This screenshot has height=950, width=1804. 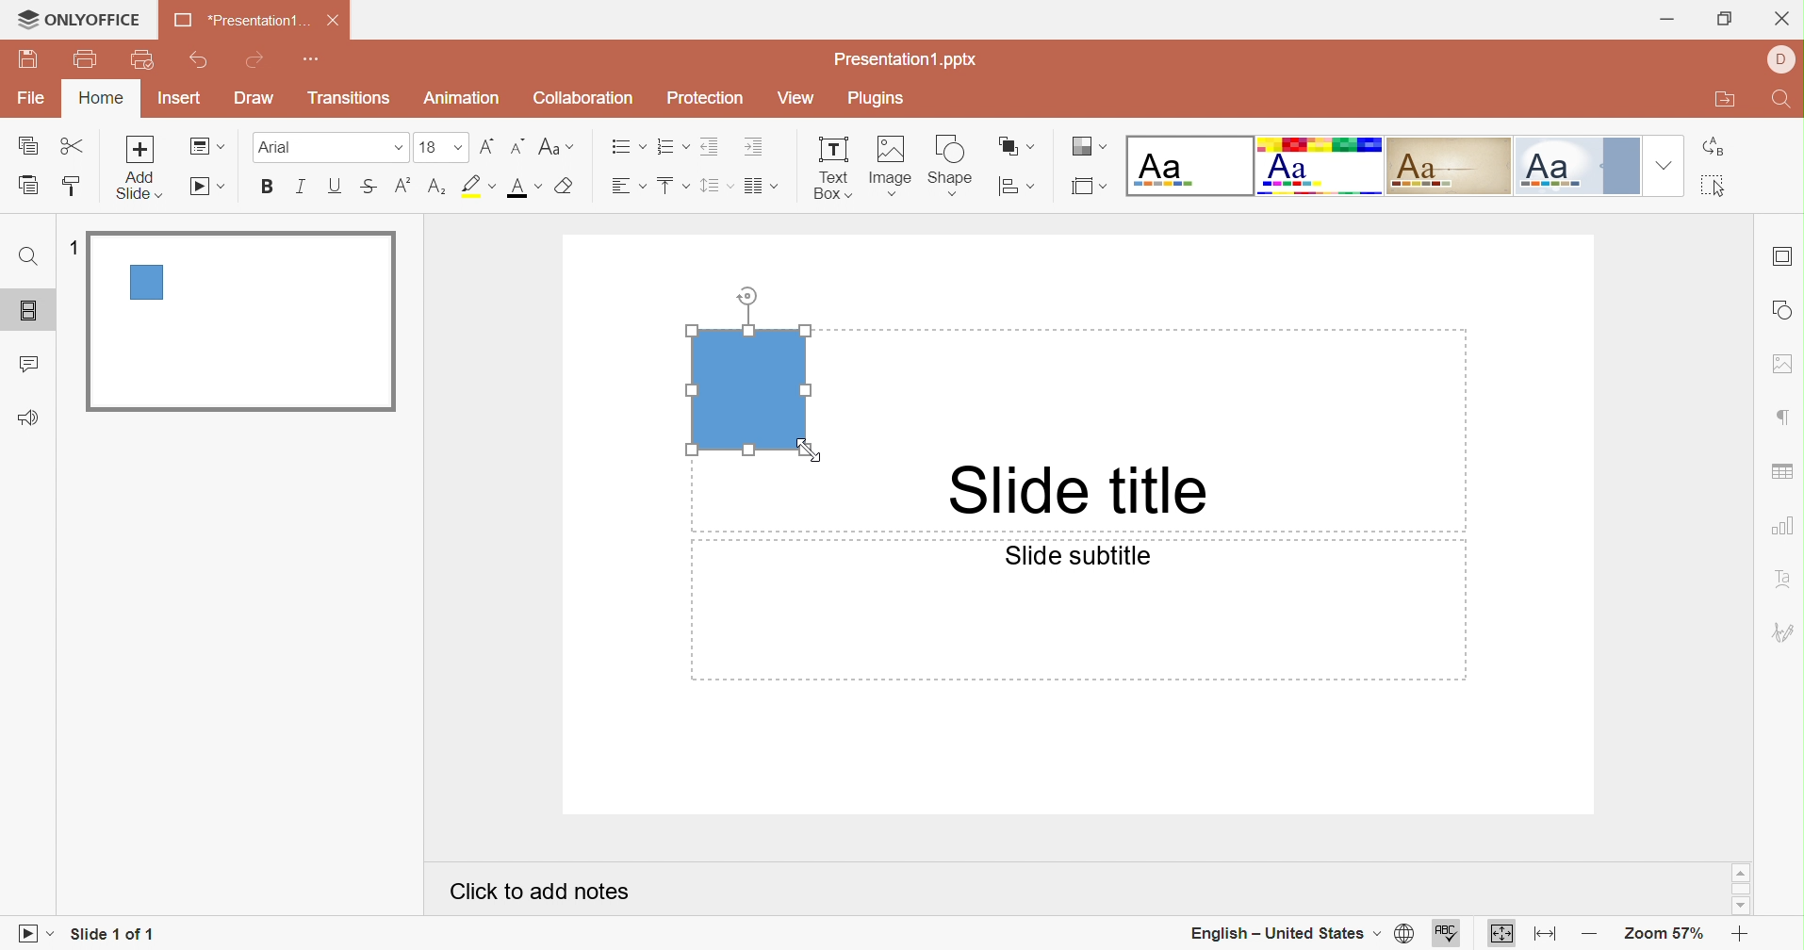 What do you see at coordinates (1281, 934) in the screenshot?
I see `English - United States` at bounding box center [1281, 934].